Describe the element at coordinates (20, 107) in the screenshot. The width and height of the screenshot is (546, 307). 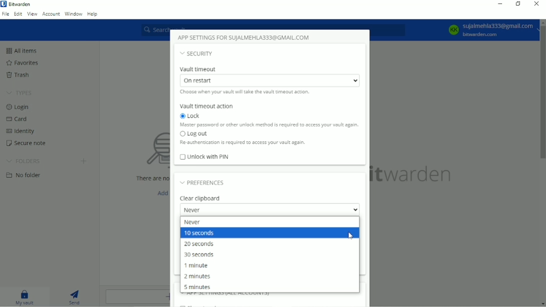
I see `Login` at that location.